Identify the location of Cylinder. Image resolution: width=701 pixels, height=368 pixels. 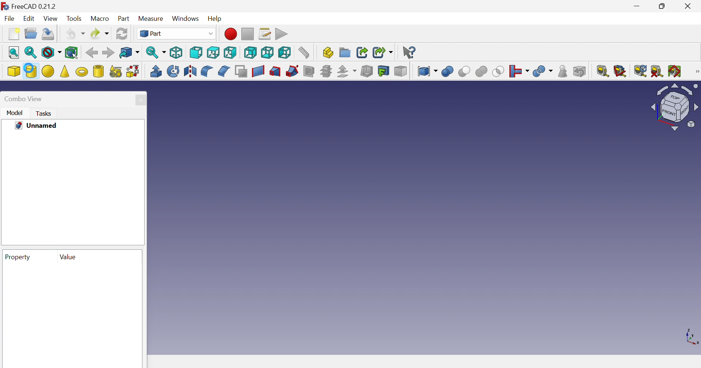
(31, 71).